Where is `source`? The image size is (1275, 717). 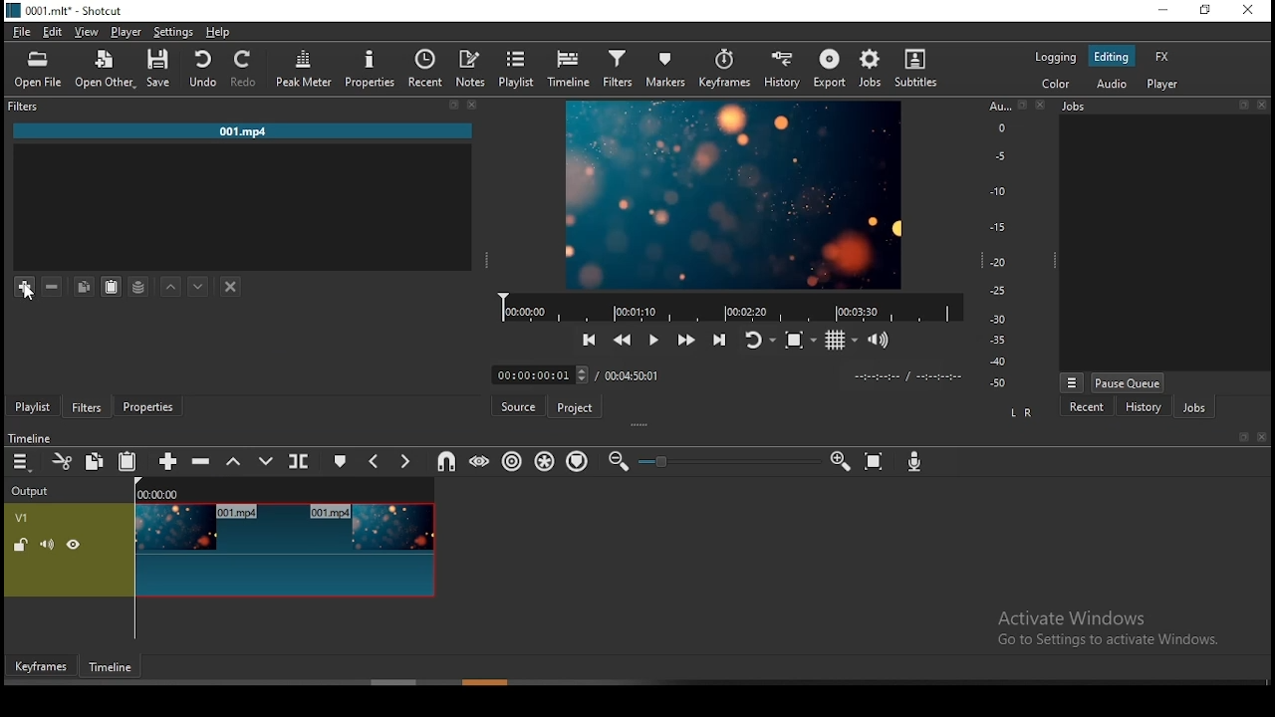 source is located at coordinates (517, 404).